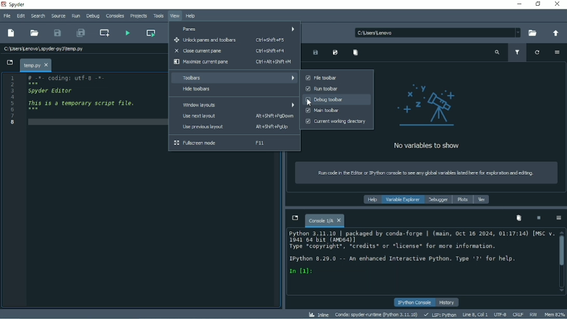 This screenshot has width=567, height=319. I want to click on Help, so click(191, 16).